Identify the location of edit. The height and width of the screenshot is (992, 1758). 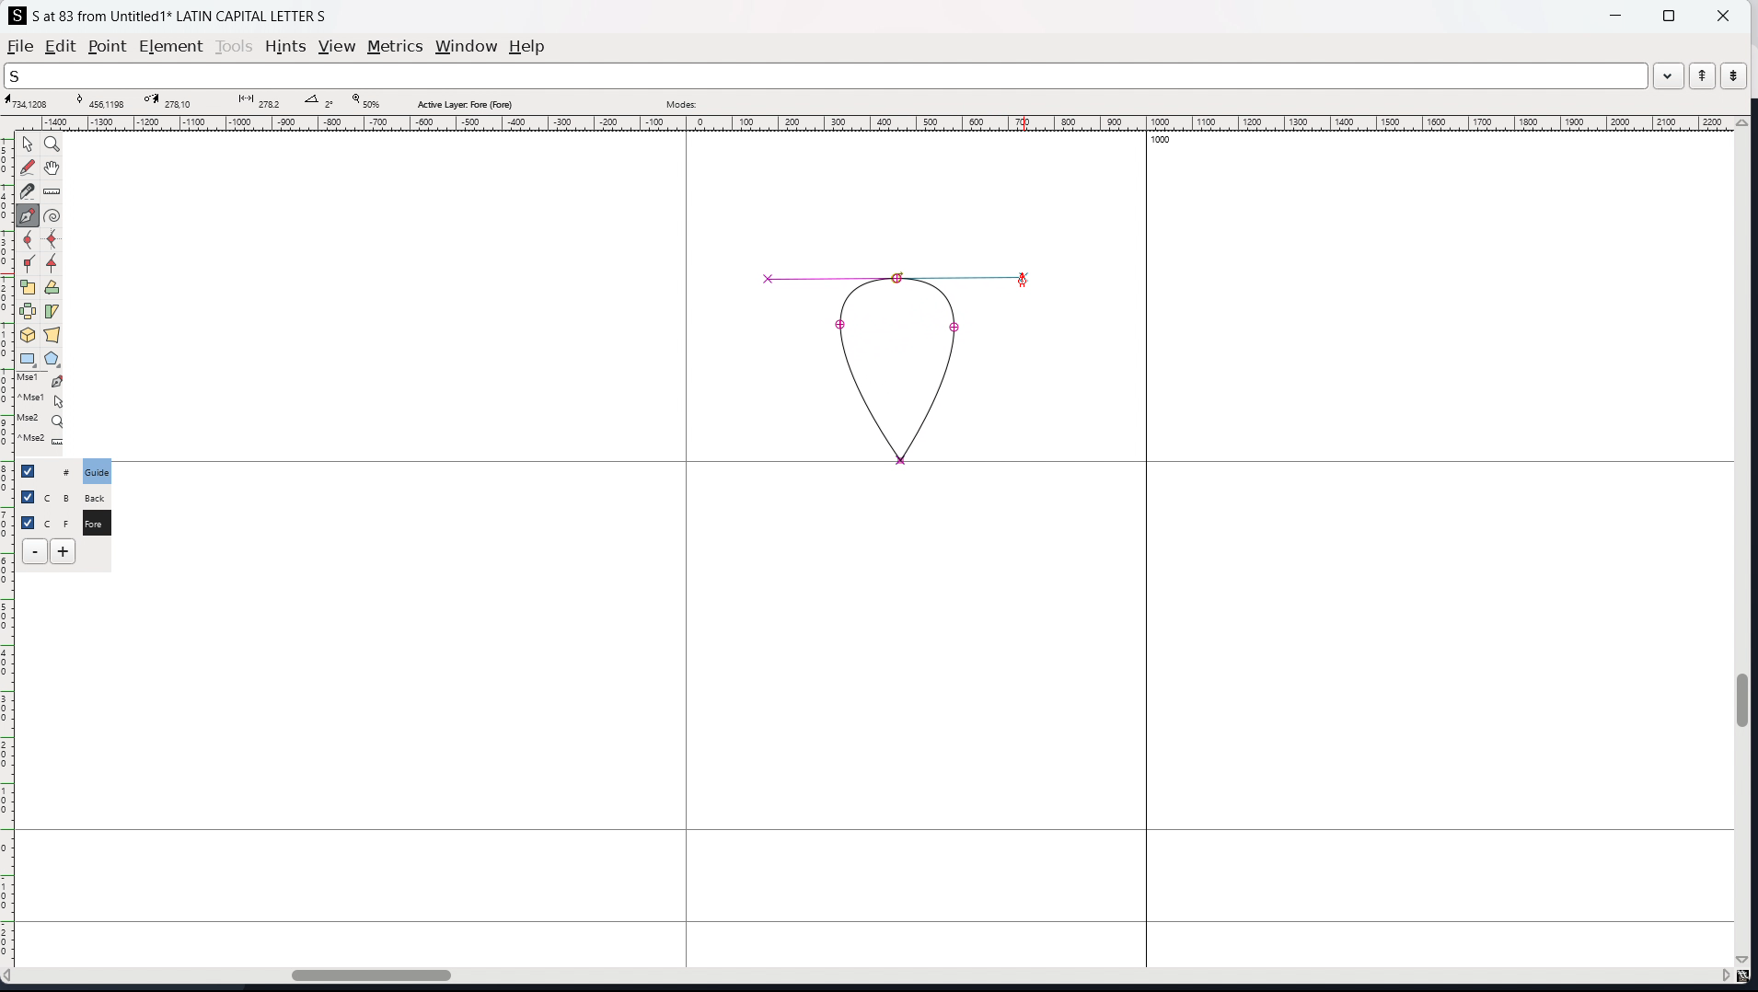
(61, 46).